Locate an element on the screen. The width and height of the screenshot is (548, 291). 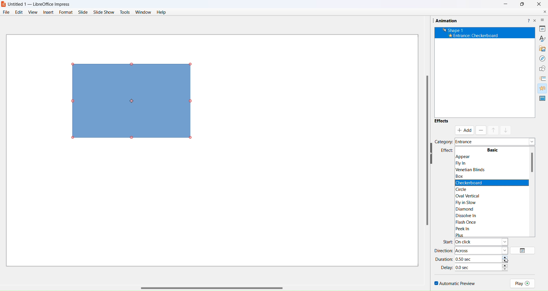
shapes is located at coordinates (541, 68).